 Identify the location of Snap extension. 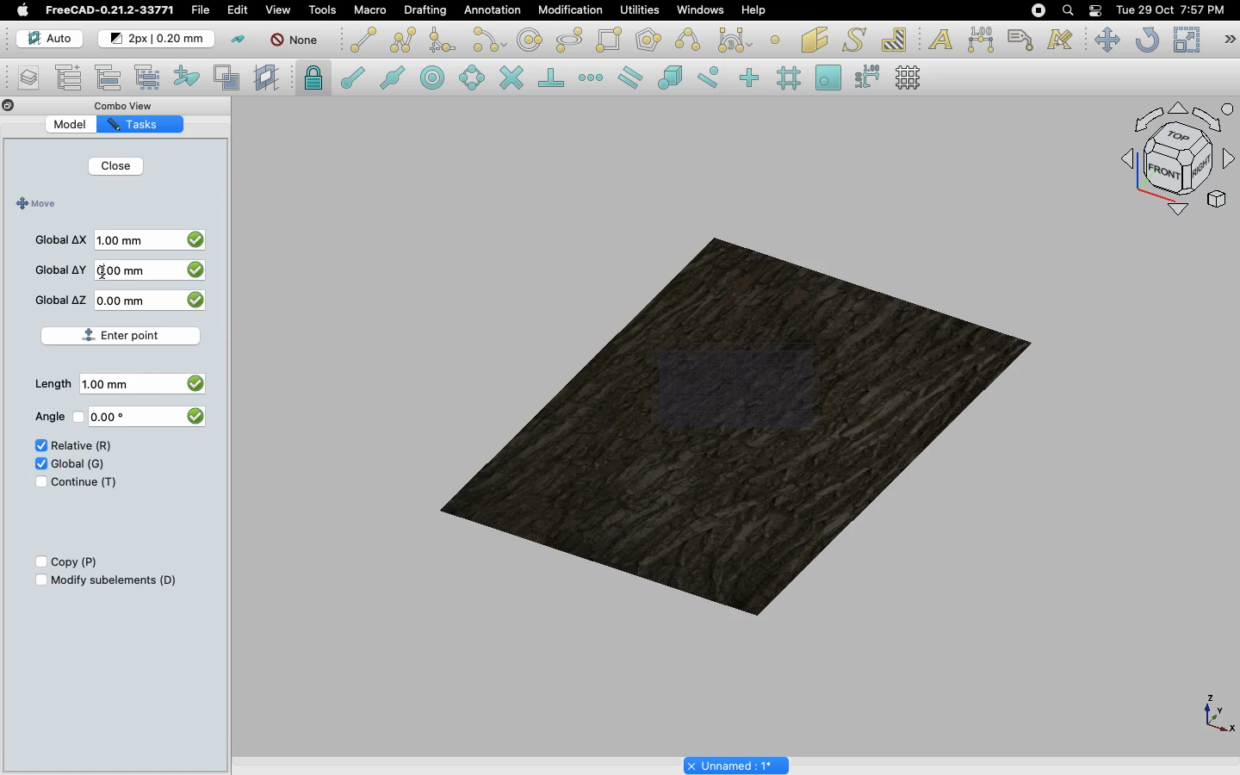
(592, 78).